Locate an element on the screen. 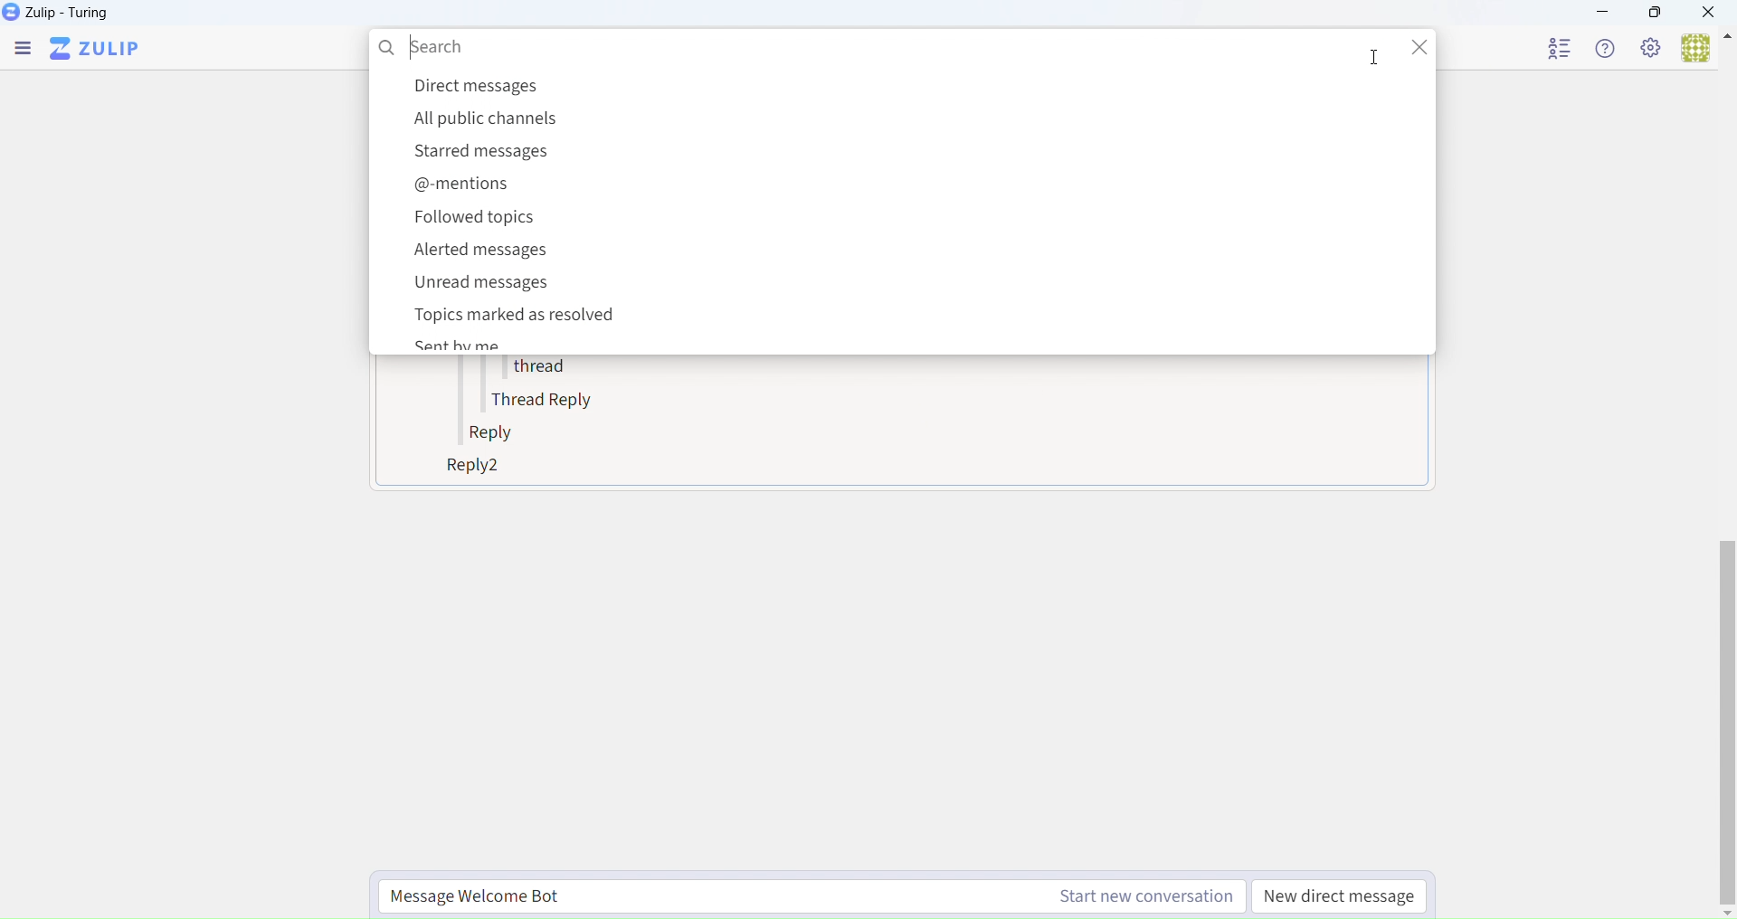  (@-mentions is located at coordinates (468, 188).